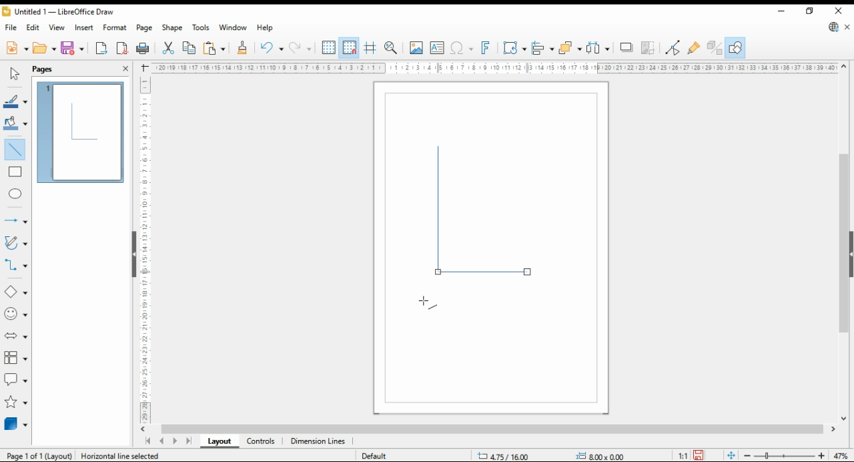  What do you see at coordinates (15, 403) in the screenshot?
I see `stars and banners` at bounding box center [15, 403].